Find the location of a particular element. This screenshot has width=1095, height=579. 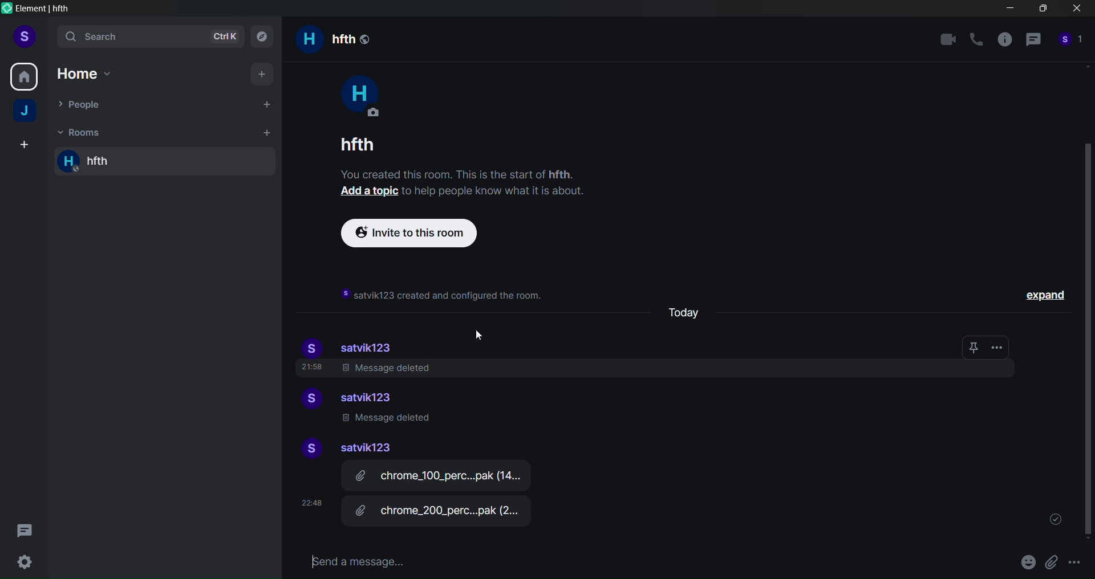

time is located at coordinates (307, 500).